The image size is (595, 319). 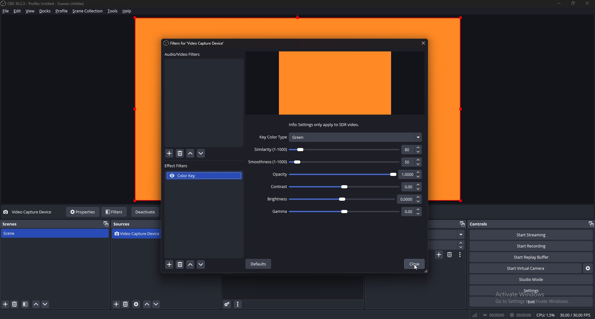 What do you see at coordinates (15, 304) in the screenshot?
I see `remove scene` at bounding box center [15, 304].